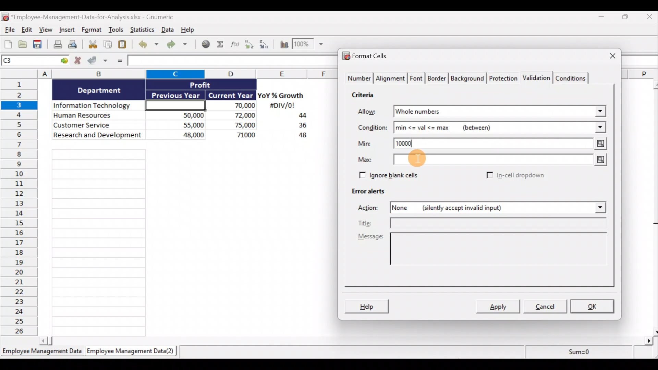 This screenshot has height=370, width=658. What do you see at coordinates (309, 46) in the screenshot?
I see `Zoom` at bounding box center [309, 46].